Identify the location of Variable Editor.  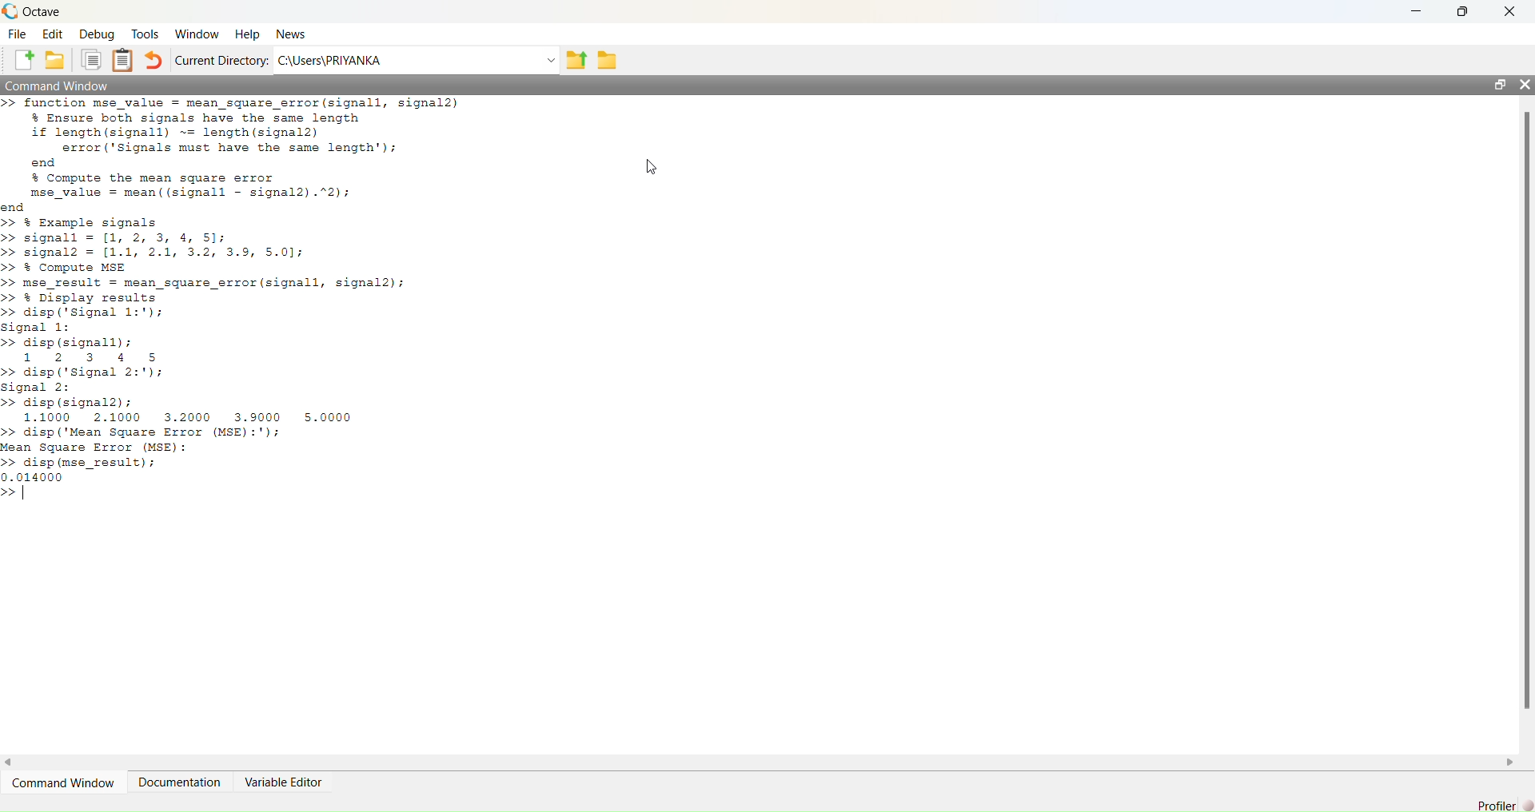
(283, 782).